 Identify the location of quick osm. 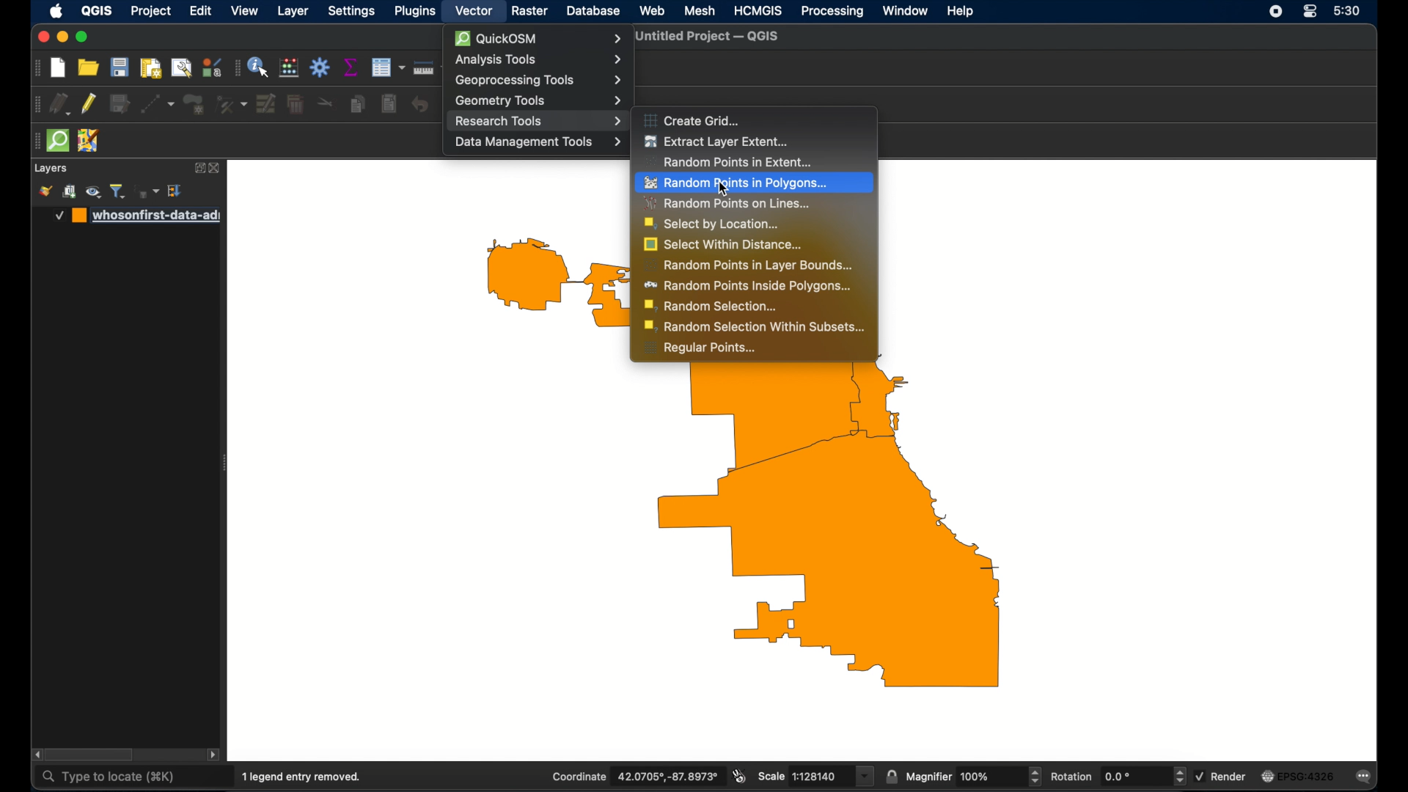
(57, 139).